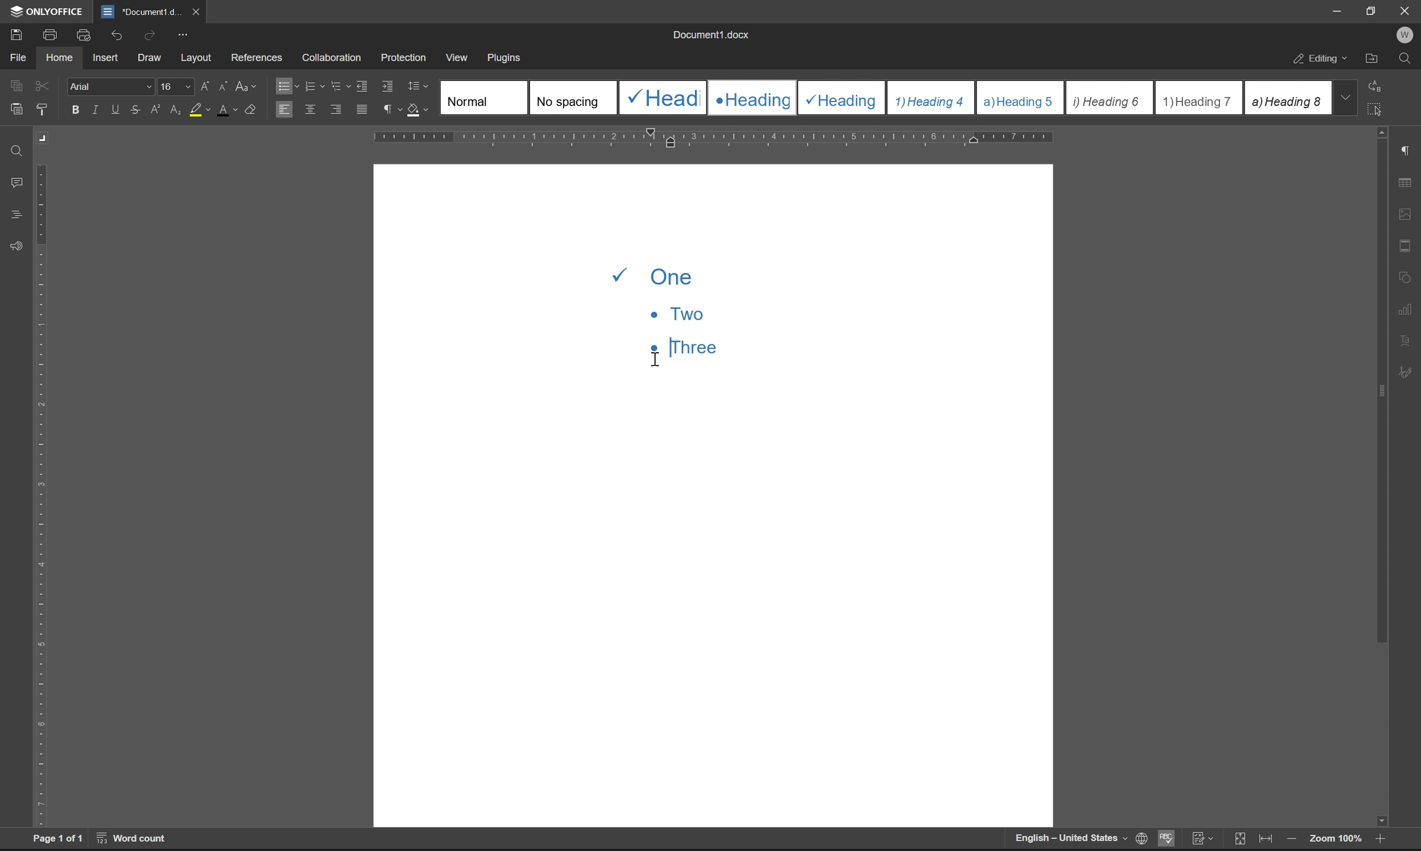  What do you see at coordinates (1287, 97) in the screenshot?
I see `Heading 8` at bounding box center [1287, 97].